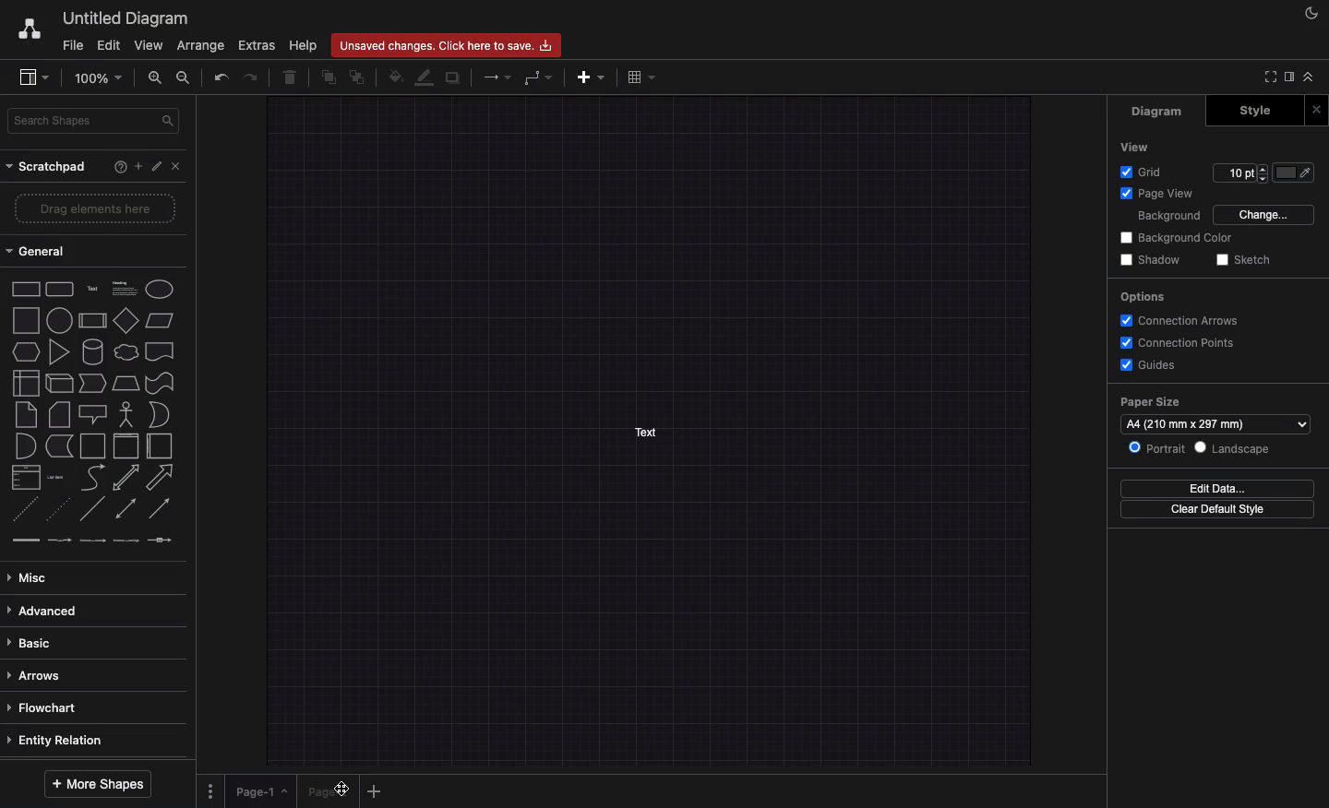  I want to click on Duplicate, so click(454, 77).